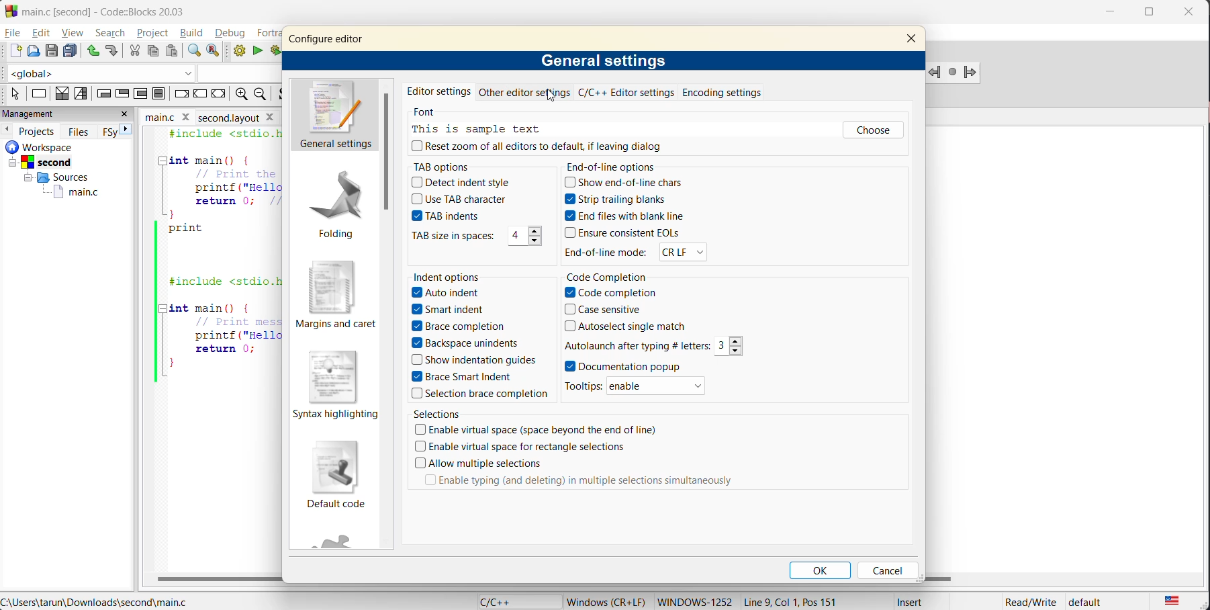 This screenshot has height=610, width=1210. What do you see at coordinates (446, 309) in the screenshot?
I see `Smart indent` at bounding box center [446, 309].